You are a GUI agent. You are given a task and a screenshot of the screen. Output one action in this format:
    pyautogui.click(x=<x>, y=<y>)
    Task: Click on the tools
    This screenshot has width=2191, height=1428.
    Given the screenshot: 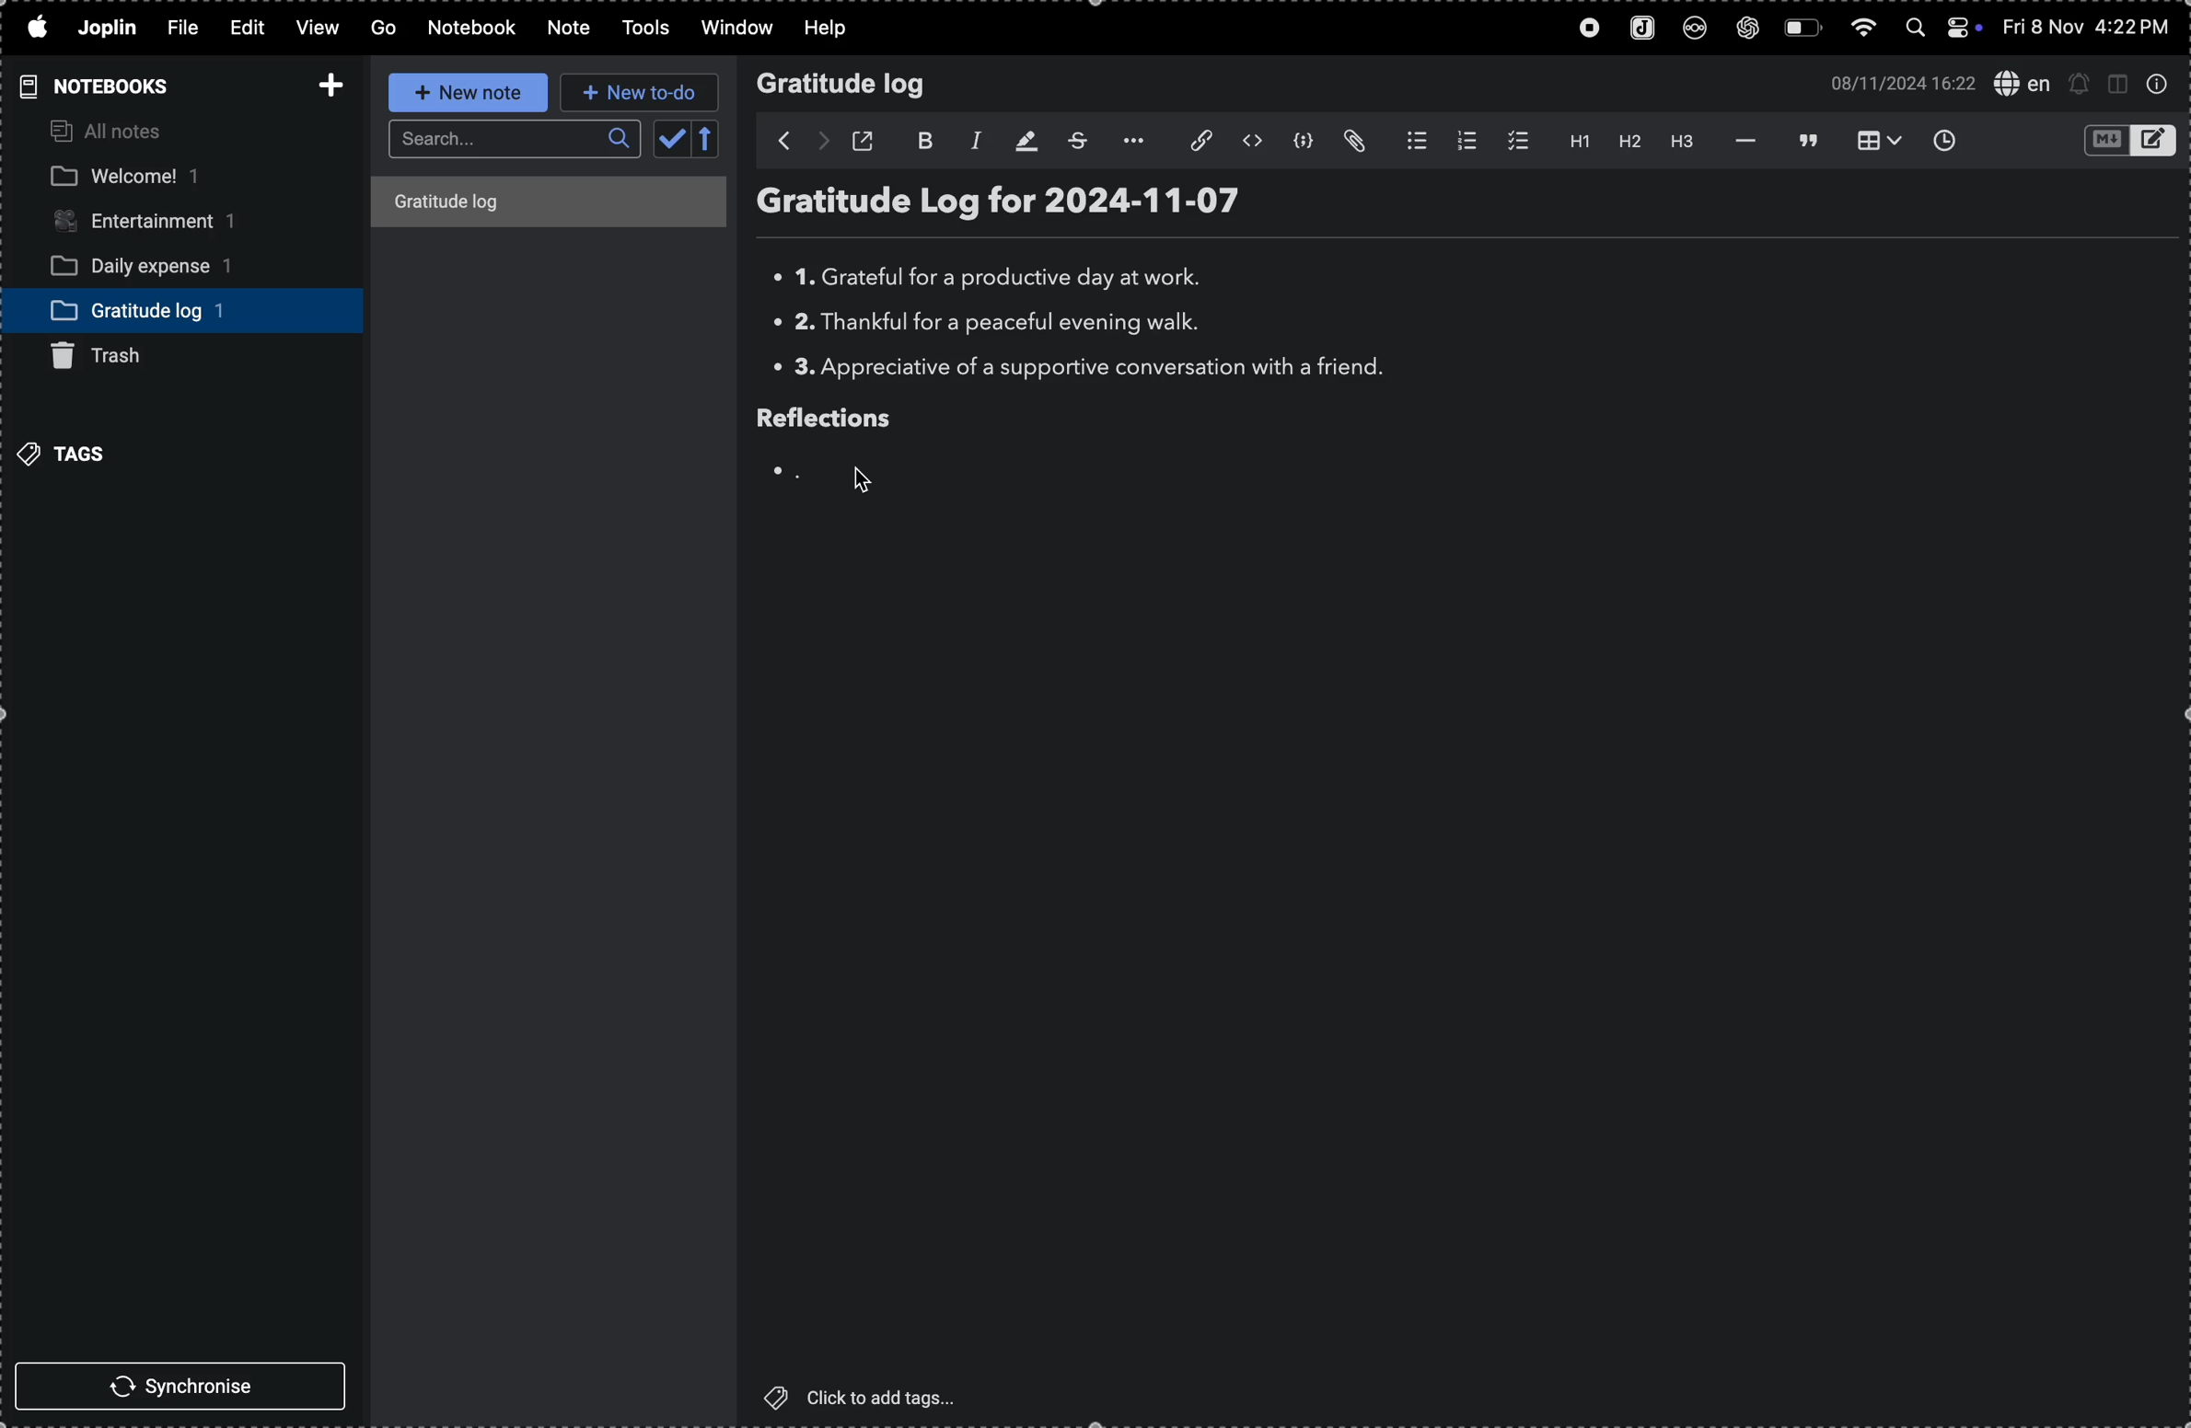 What is the action you would take?
    pyautogui.click(x=651, y=28)
    